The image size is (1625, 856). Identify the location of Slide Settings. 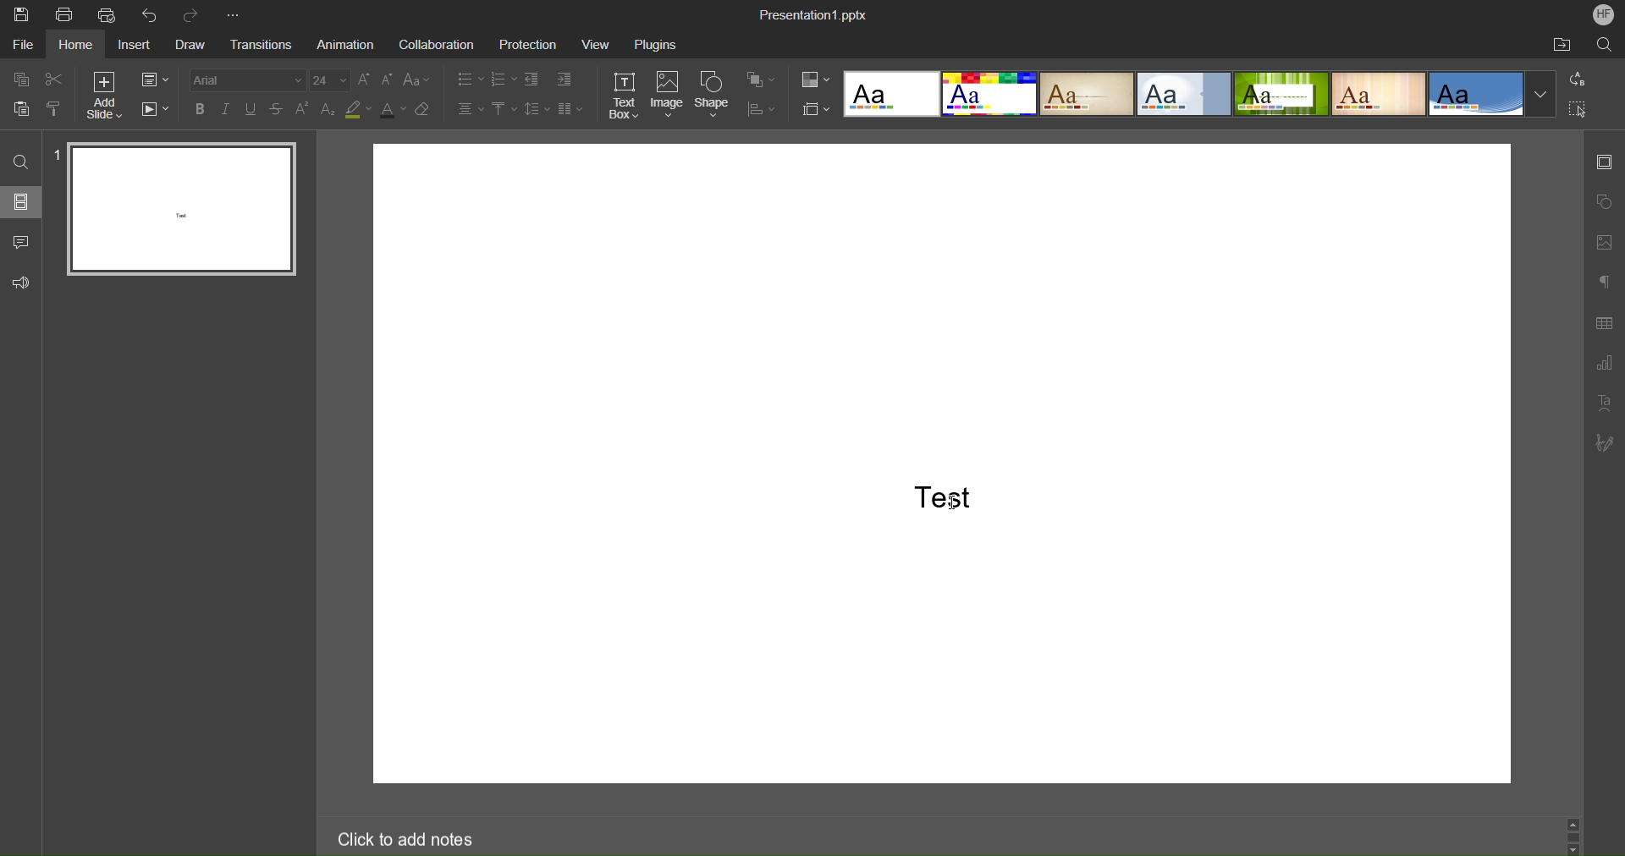
(1605, 164).